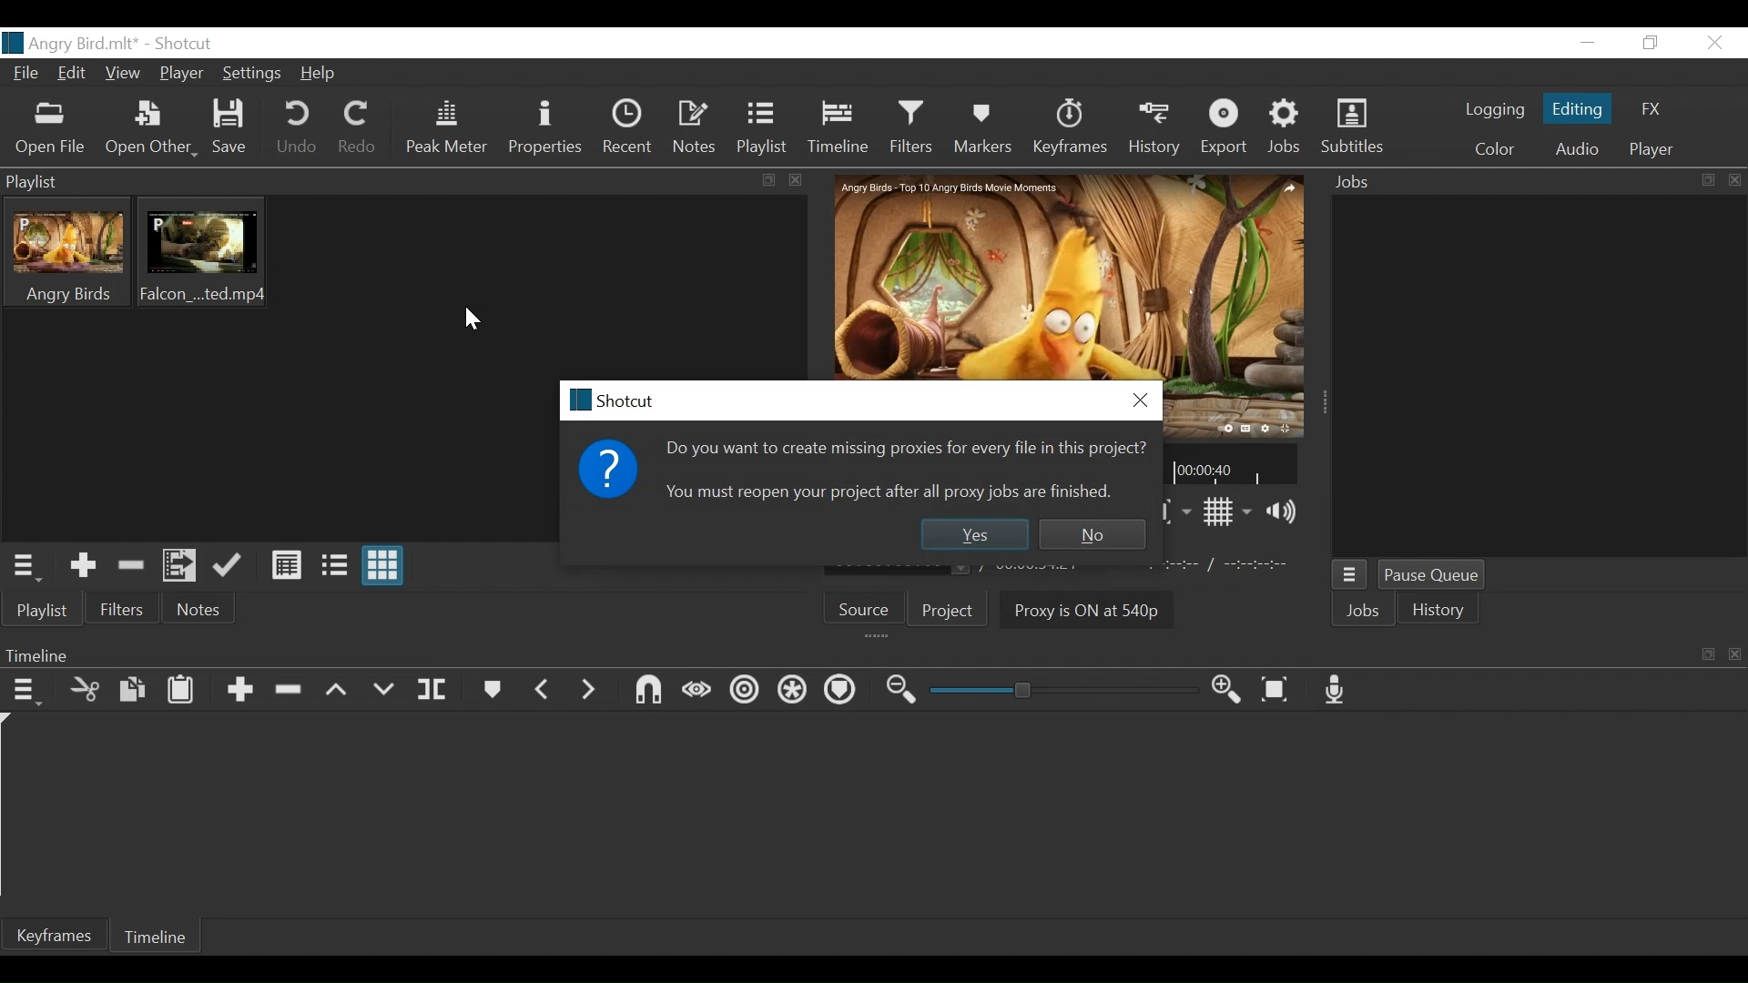  Describe the element at coordinates (1493, 110) in the screenshot. I see `logging` at that location.